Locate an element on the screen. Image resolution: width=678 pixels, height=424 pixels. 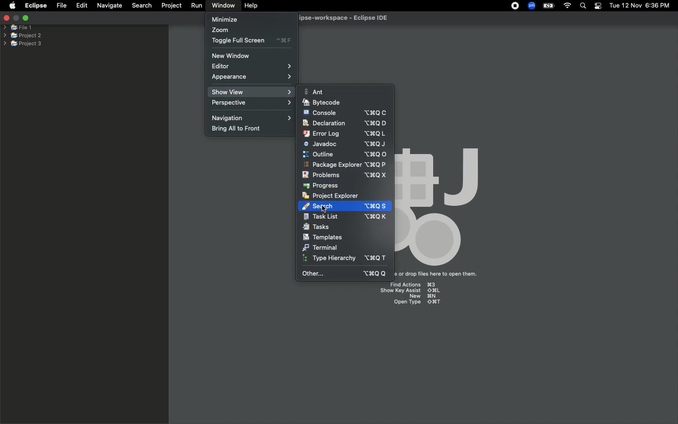
Navigation is located at coordinates (253, 117).